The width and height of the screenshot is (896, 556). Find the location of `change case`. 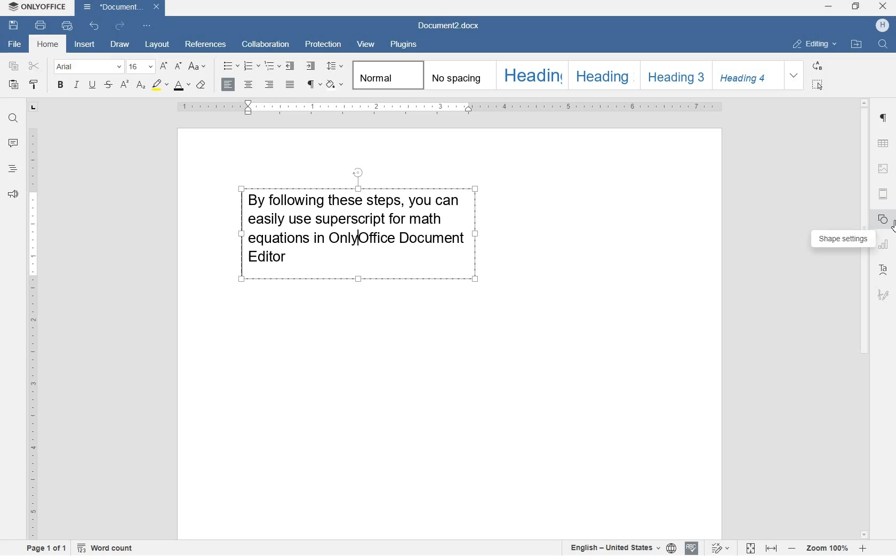

change case is located at coordinates (197, 67).